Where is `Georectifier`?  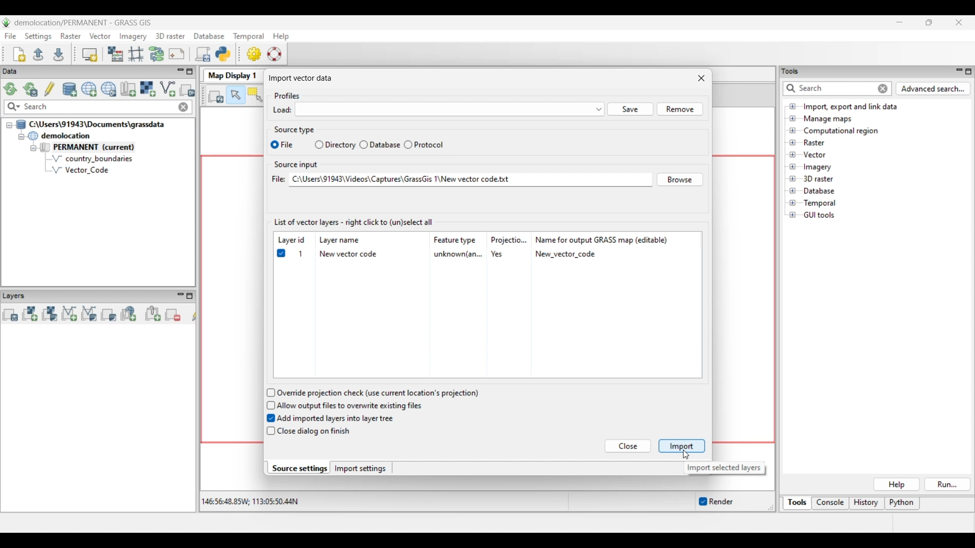
Georectifier is located at coordinates (136, 54).